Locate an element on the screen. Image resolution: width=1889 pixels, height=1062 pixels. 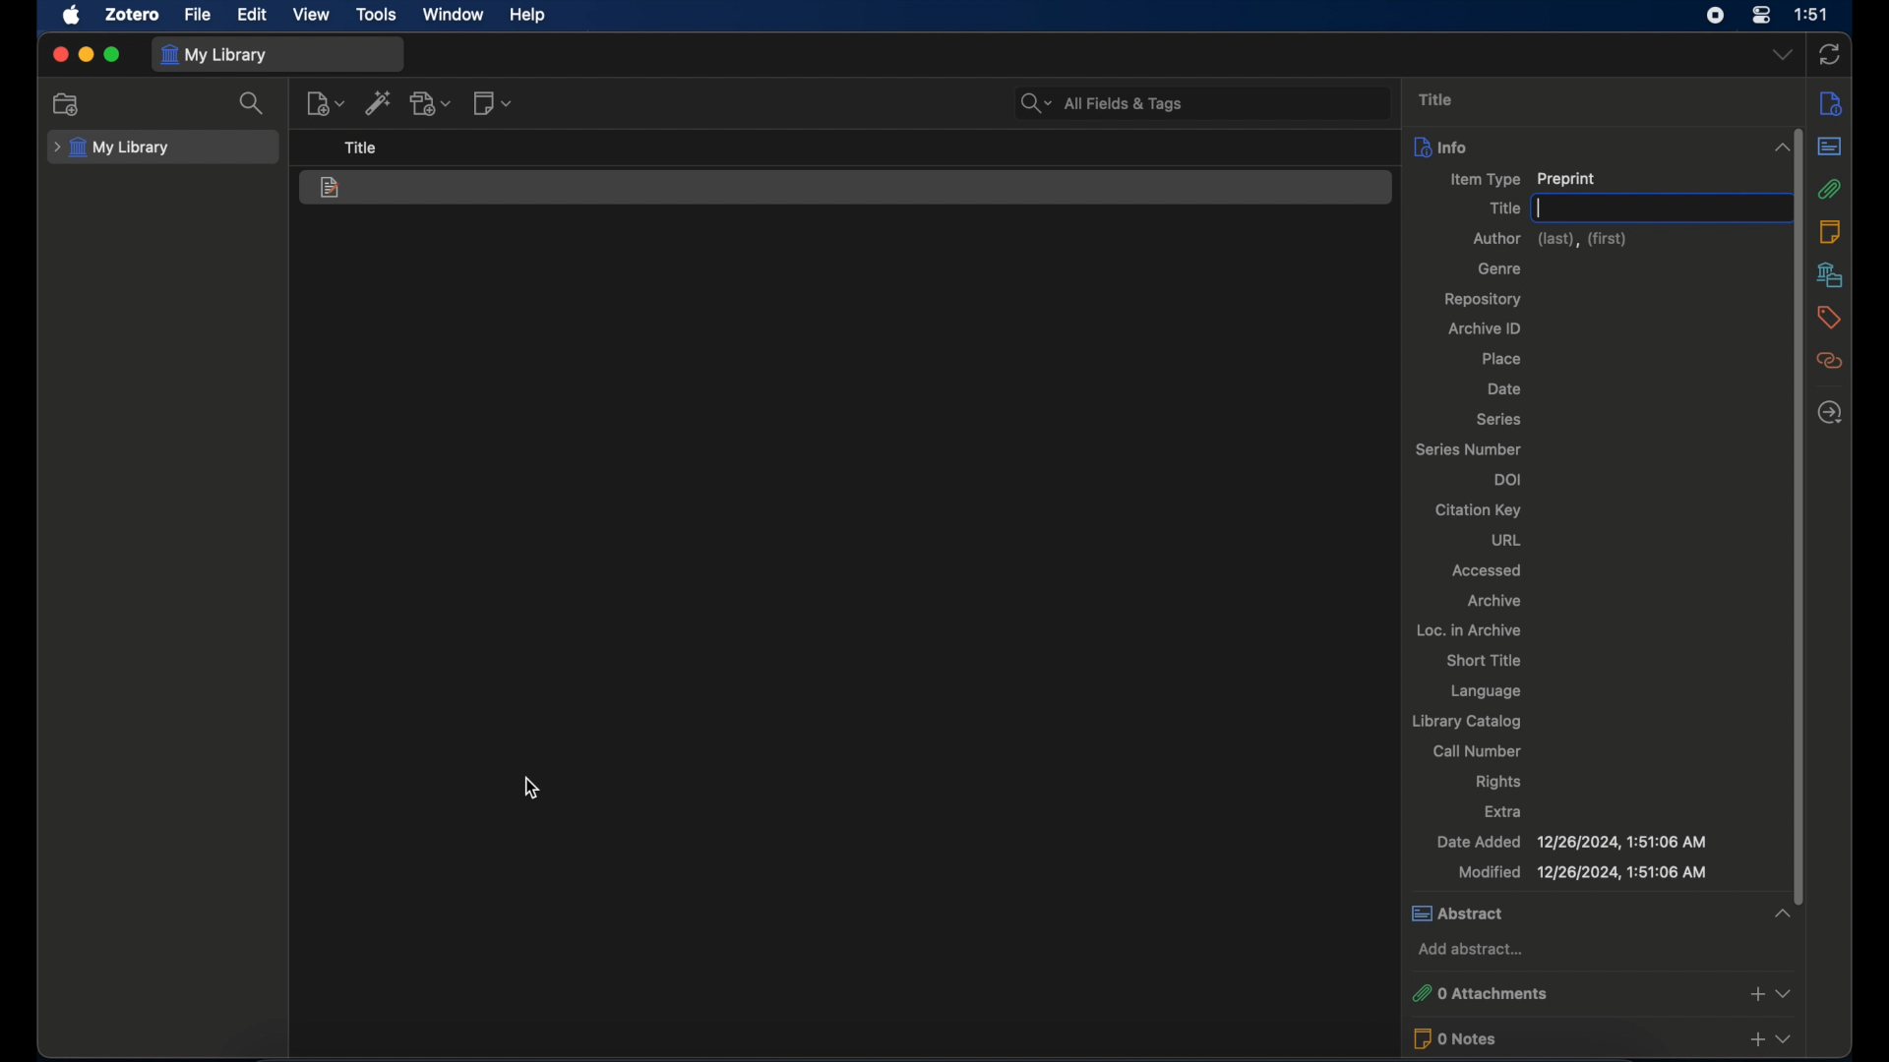
libraries is located at coordinates (1830, 274).